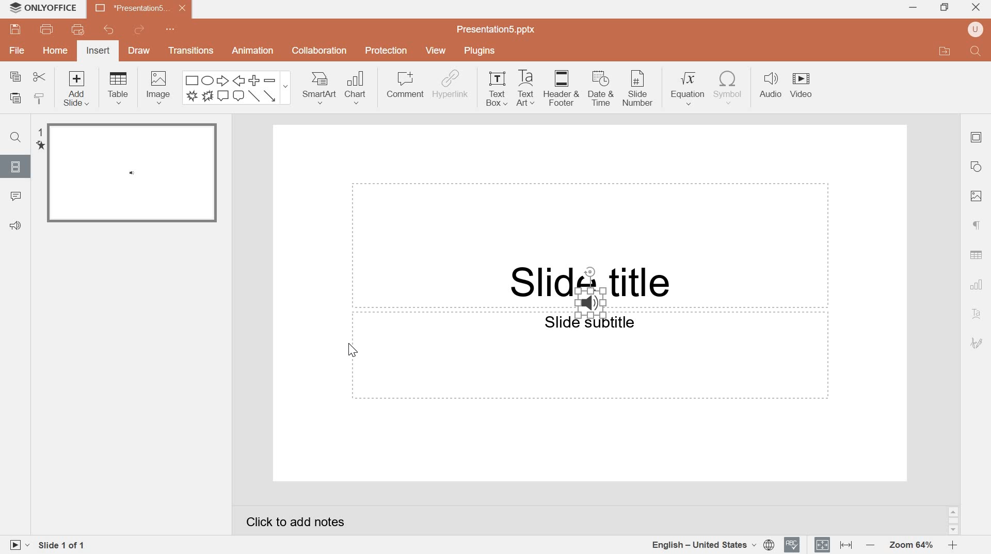 Image resolution: width=991 pixels, height=554 pixels. I want to click on Plugins, so click(479, 50).